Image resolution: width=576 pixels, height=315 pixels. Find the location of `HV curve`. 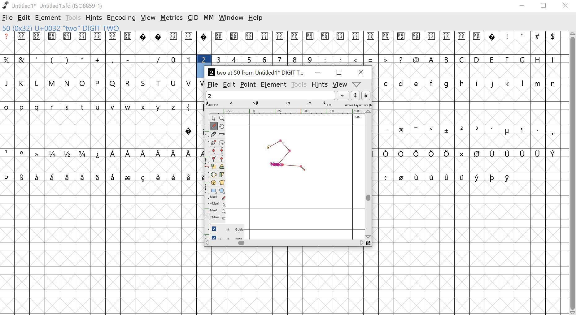

HV curve is located at coordinates (222, 151).